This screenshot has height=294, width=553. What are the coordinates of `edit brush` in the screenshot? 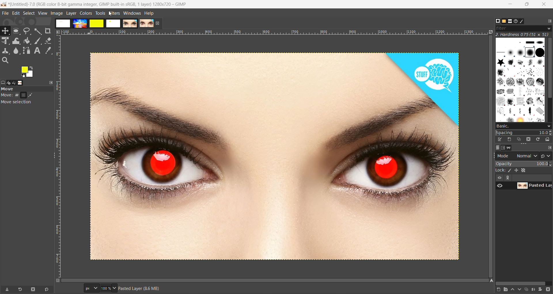 It's located at (500, 140).